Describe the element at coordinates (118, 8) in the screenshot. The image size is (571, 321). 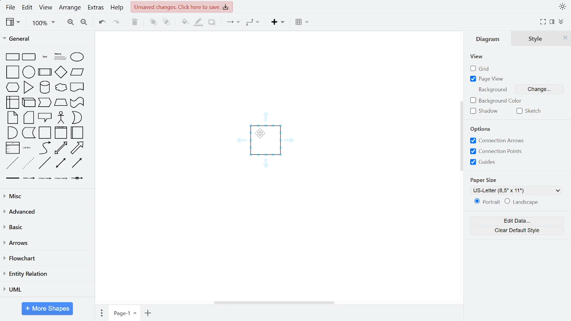
I see `help` at that location.